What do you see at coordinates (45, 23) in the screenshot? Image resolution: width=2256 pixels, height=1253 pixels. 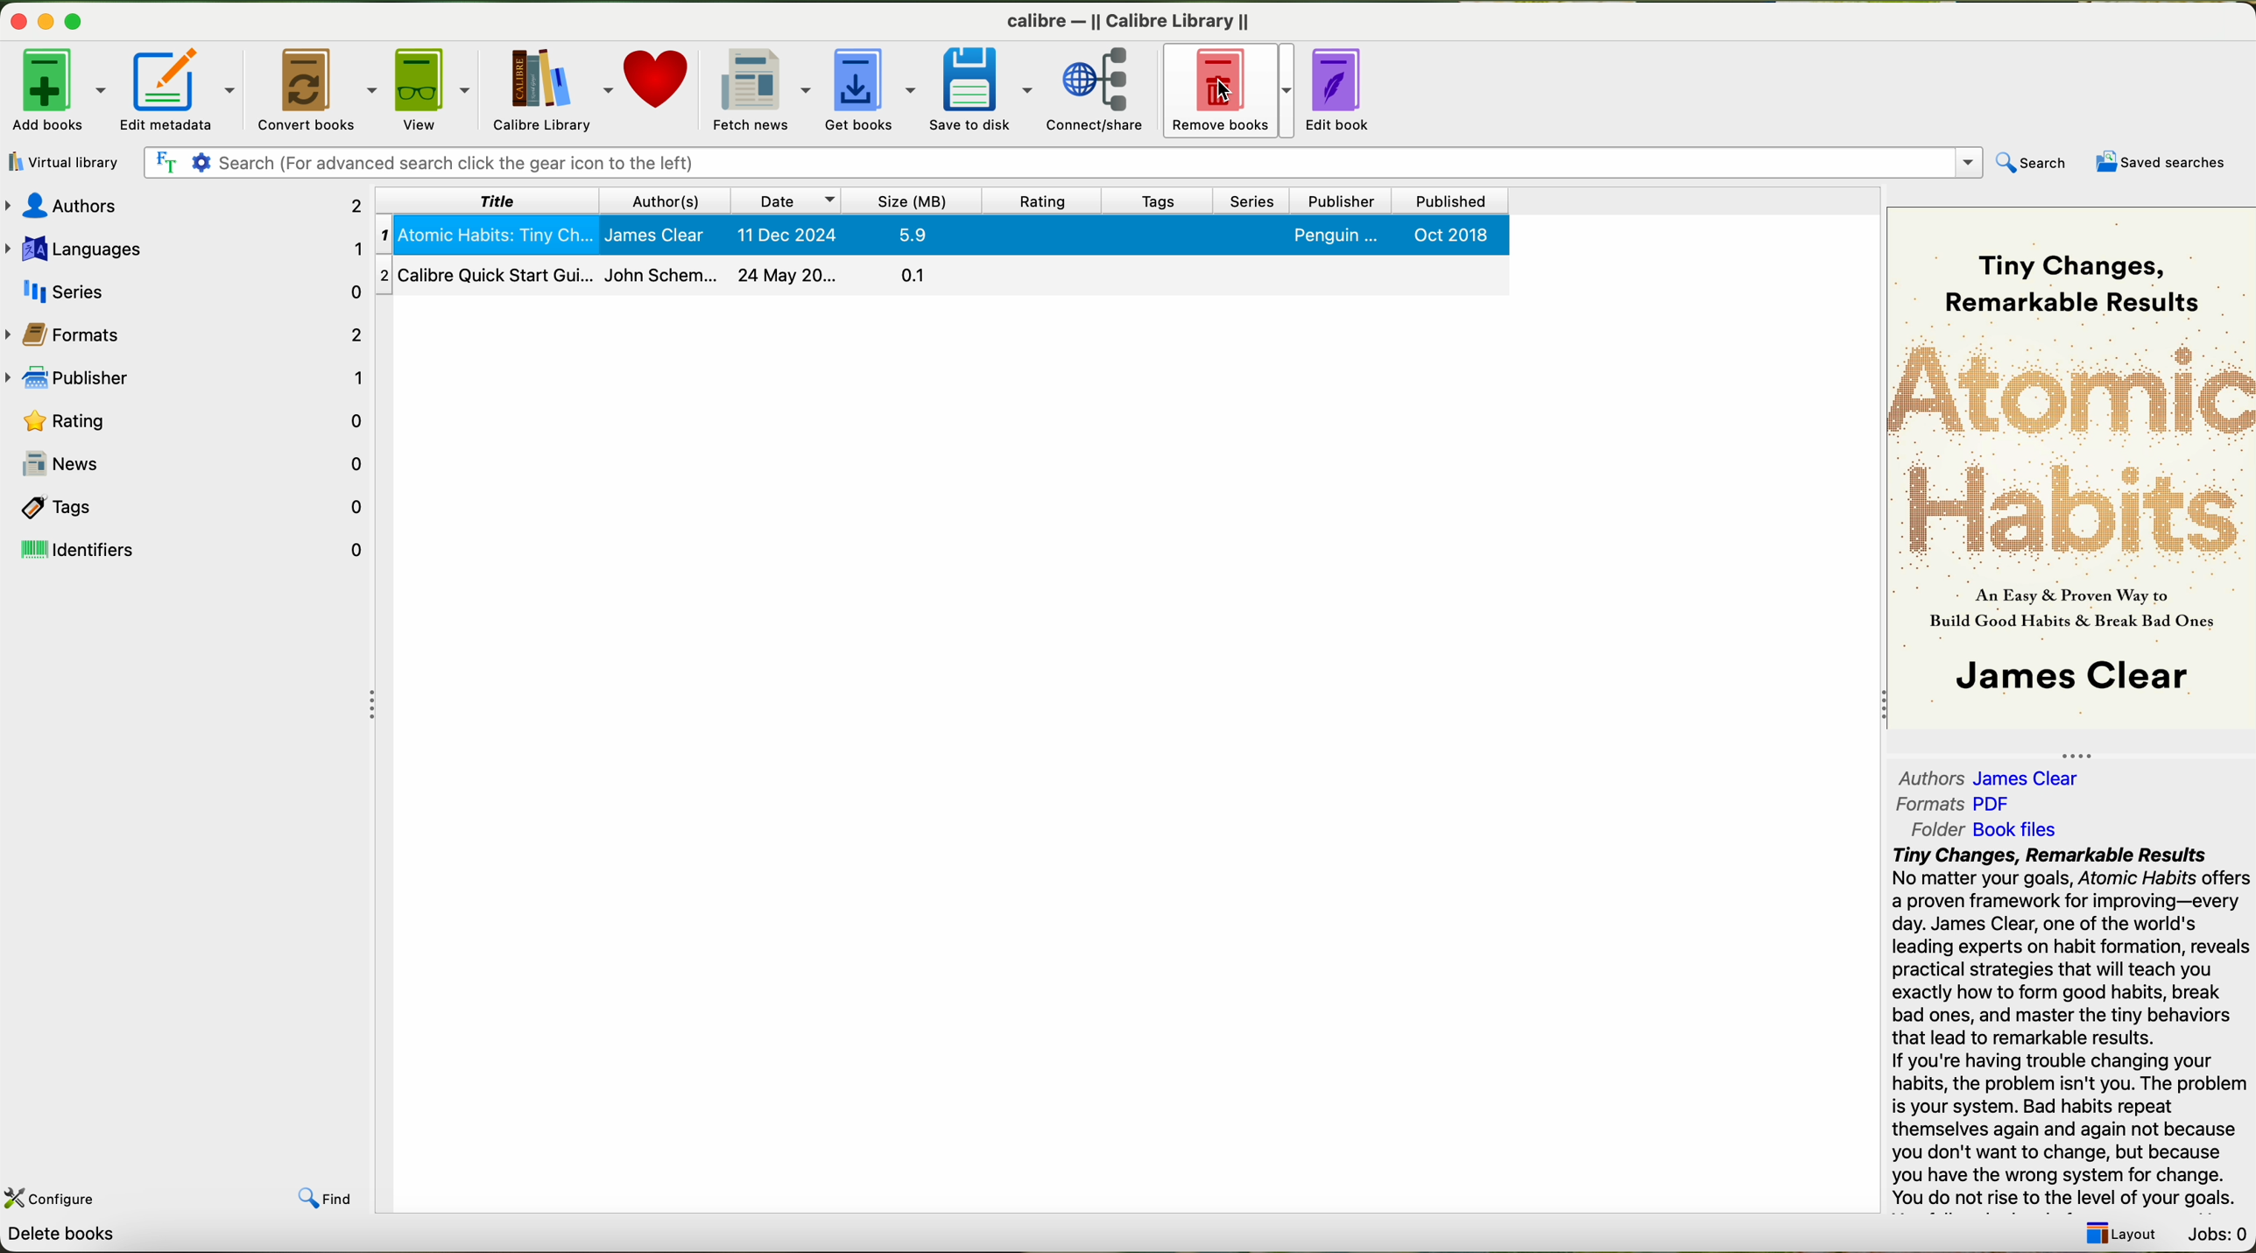 I see `minimize program` at bounding box center [45, 23].